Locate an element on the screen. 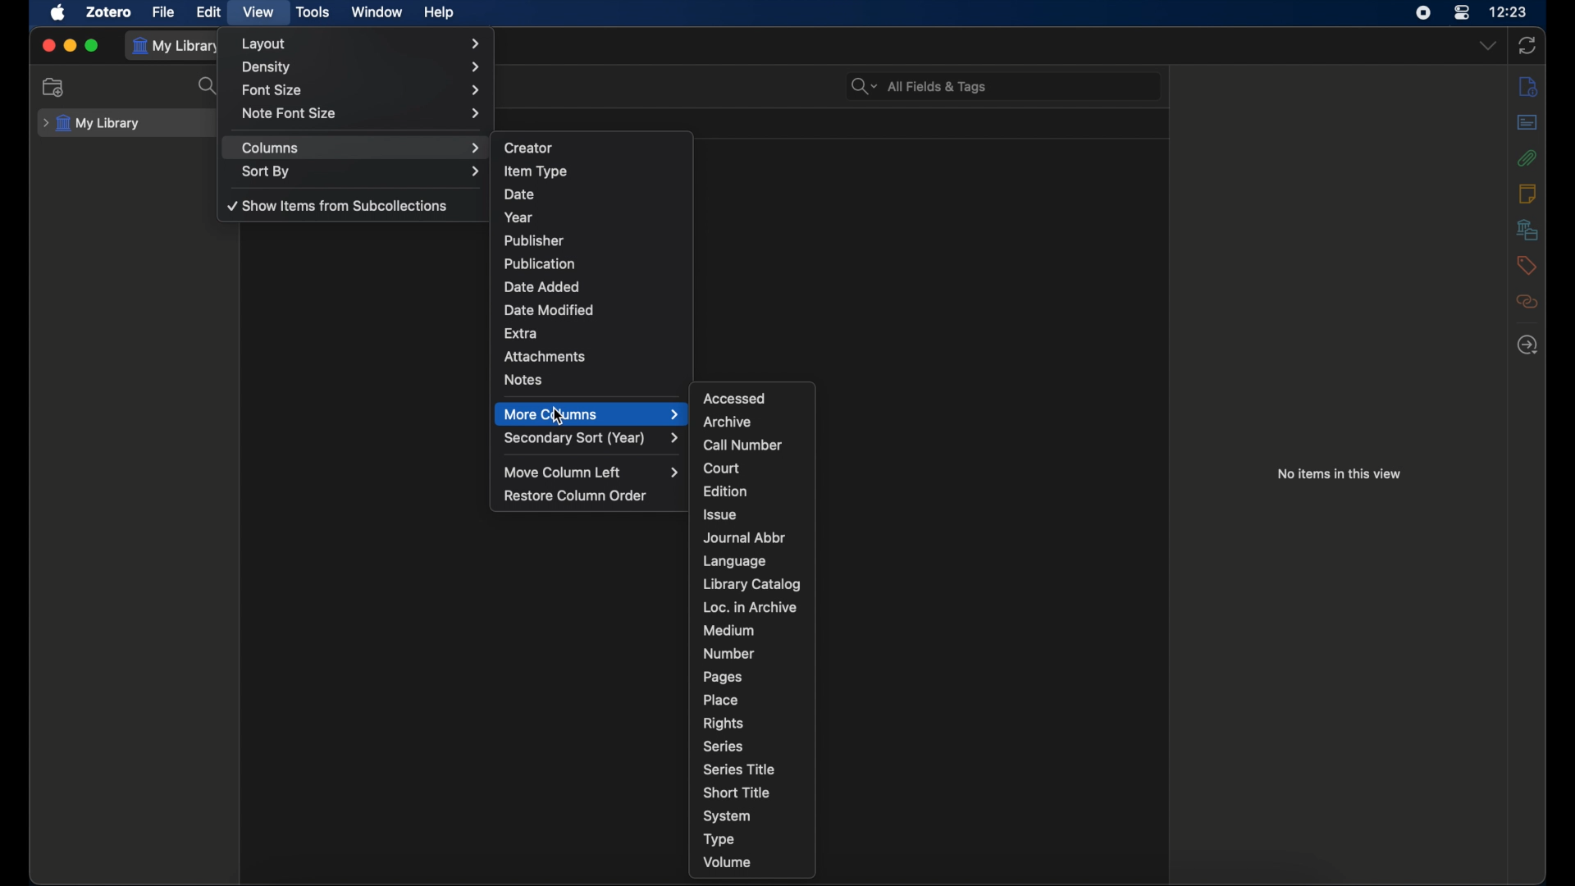 This screenshot has height=886, width=1575. publication is located at coordinates (540, 263).